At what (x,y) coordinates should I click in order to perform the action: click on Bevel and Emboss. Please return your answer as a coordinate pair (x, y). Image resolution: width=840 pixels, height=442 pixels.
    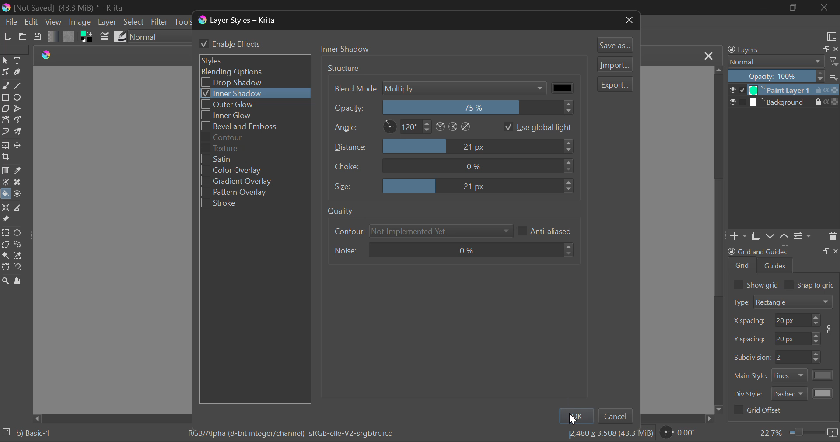
    Looking at the image, I should click on (246, 126).